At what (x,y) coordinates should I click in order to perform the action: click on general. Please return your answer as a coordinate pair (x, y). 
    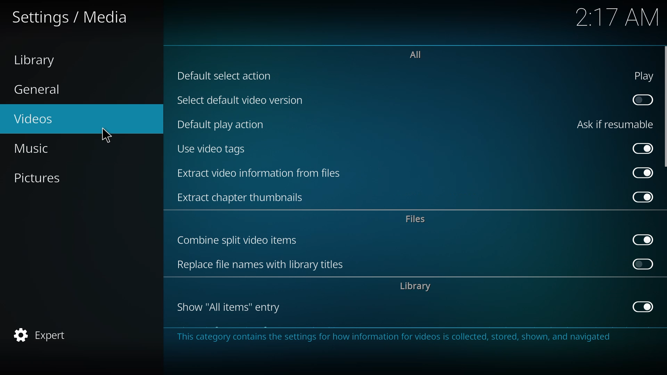
    Looking at the image, I should click on (39, 89).